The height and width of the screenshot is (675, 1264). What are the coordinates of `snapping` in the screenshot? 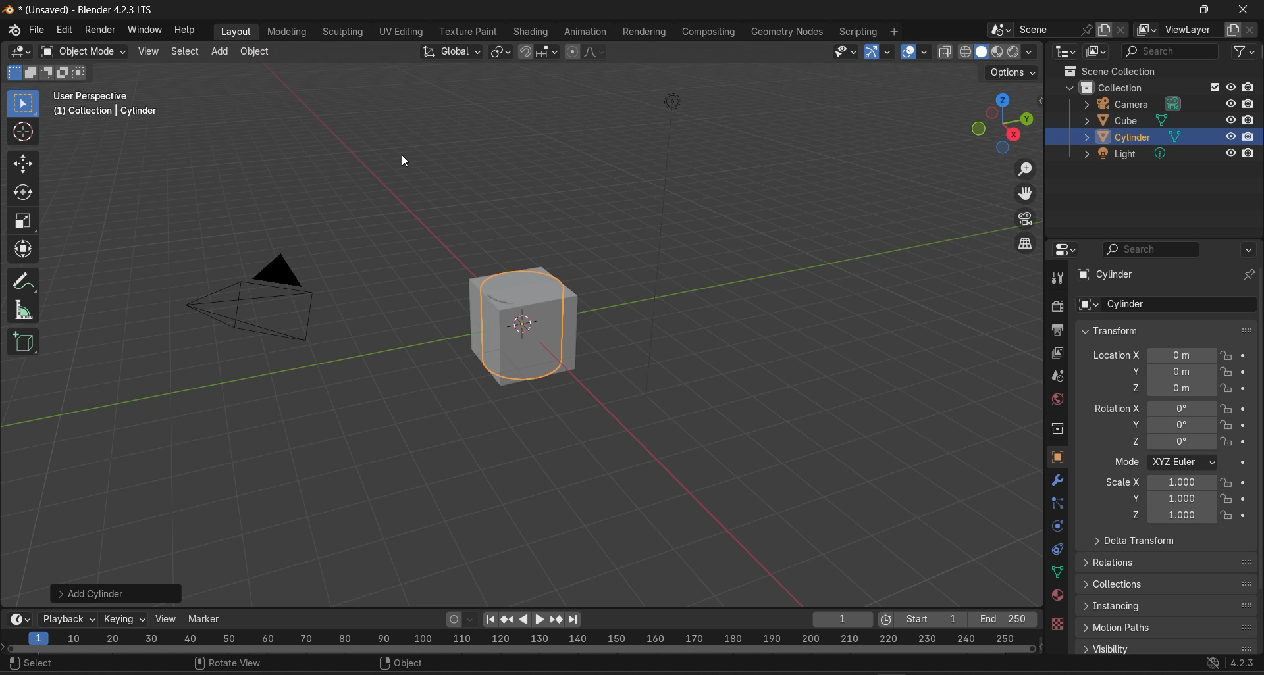 It's located at (549, 51).